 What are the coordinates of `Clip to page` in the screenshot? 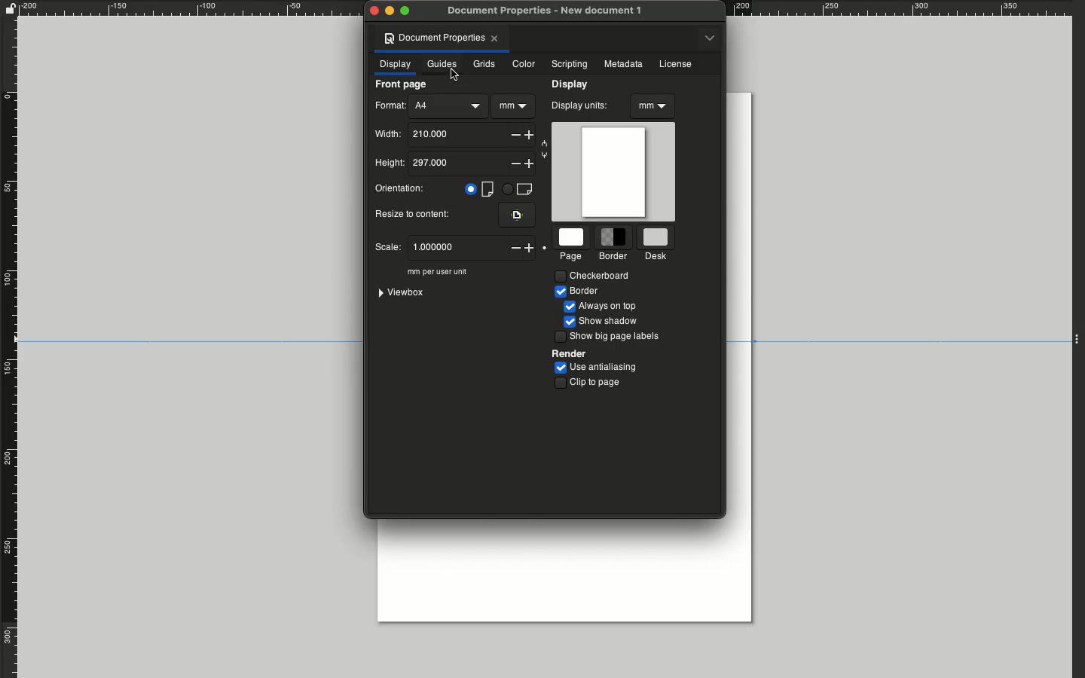 It's located at (587, 382).